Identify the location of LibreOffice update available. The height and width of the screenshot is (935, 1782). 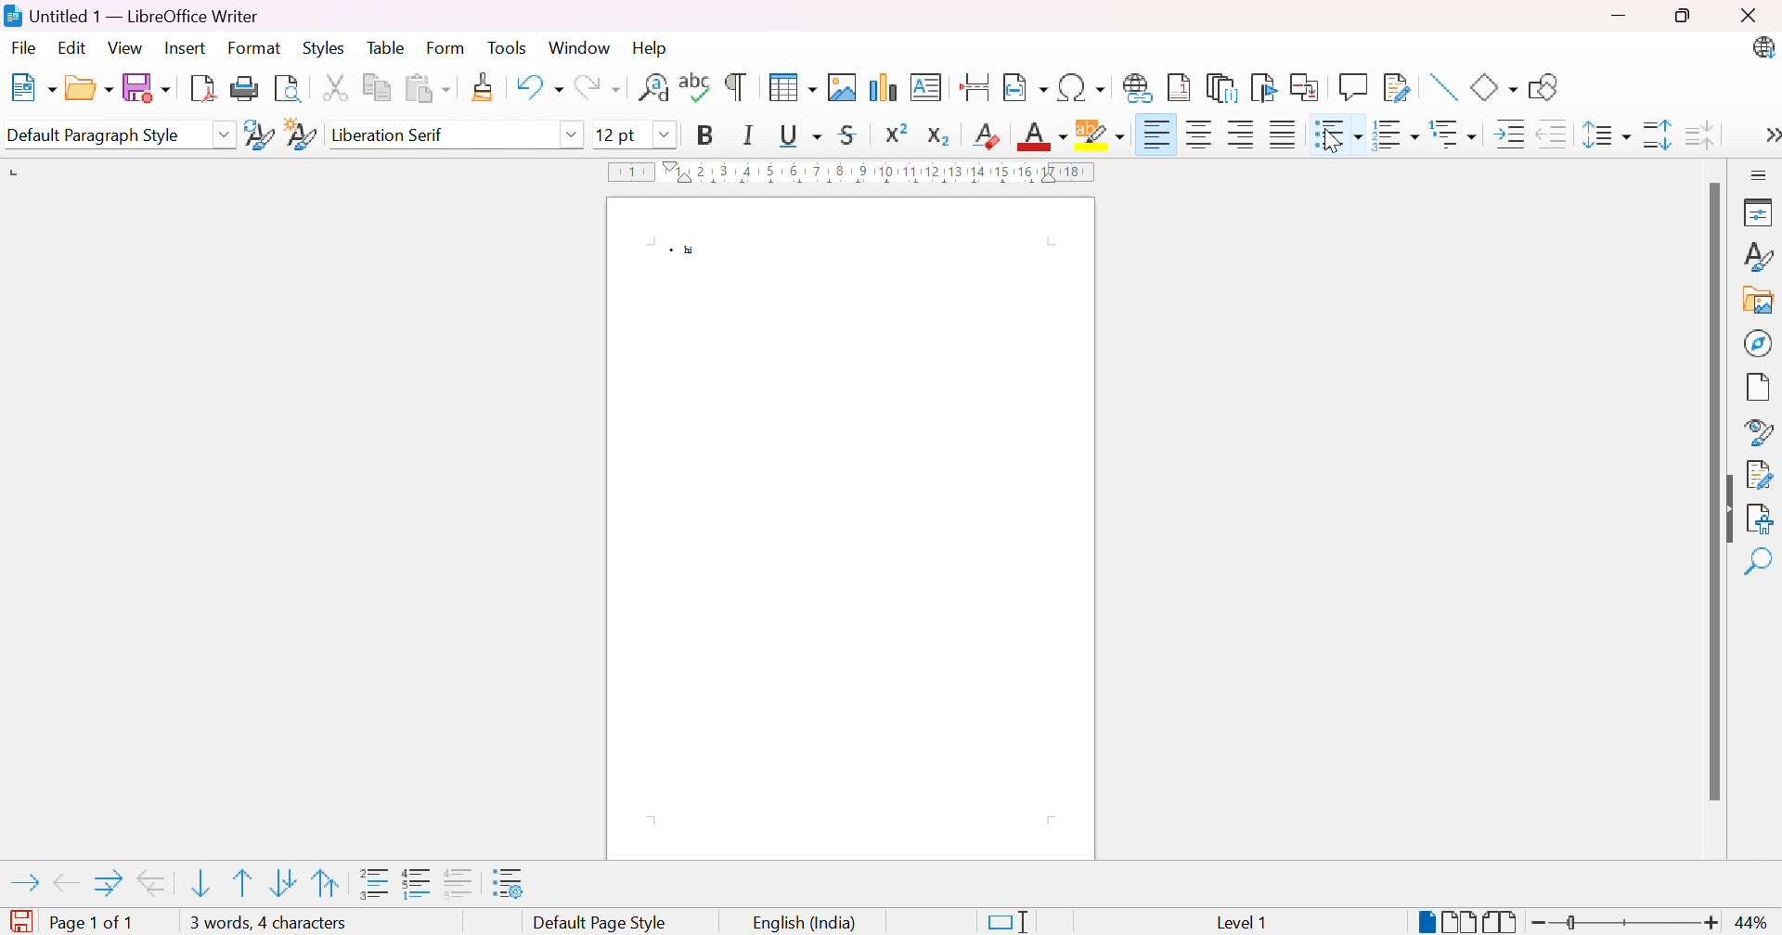
(1763, 46).